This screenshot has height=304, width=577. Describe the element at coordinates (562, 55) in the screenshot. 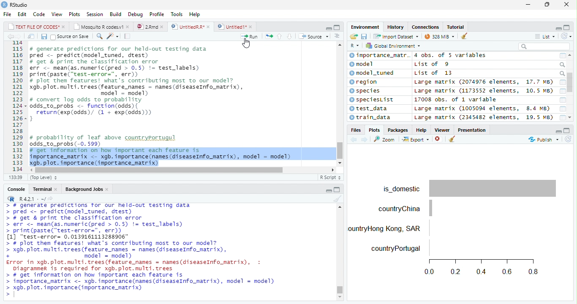

I see `Date` at that location.